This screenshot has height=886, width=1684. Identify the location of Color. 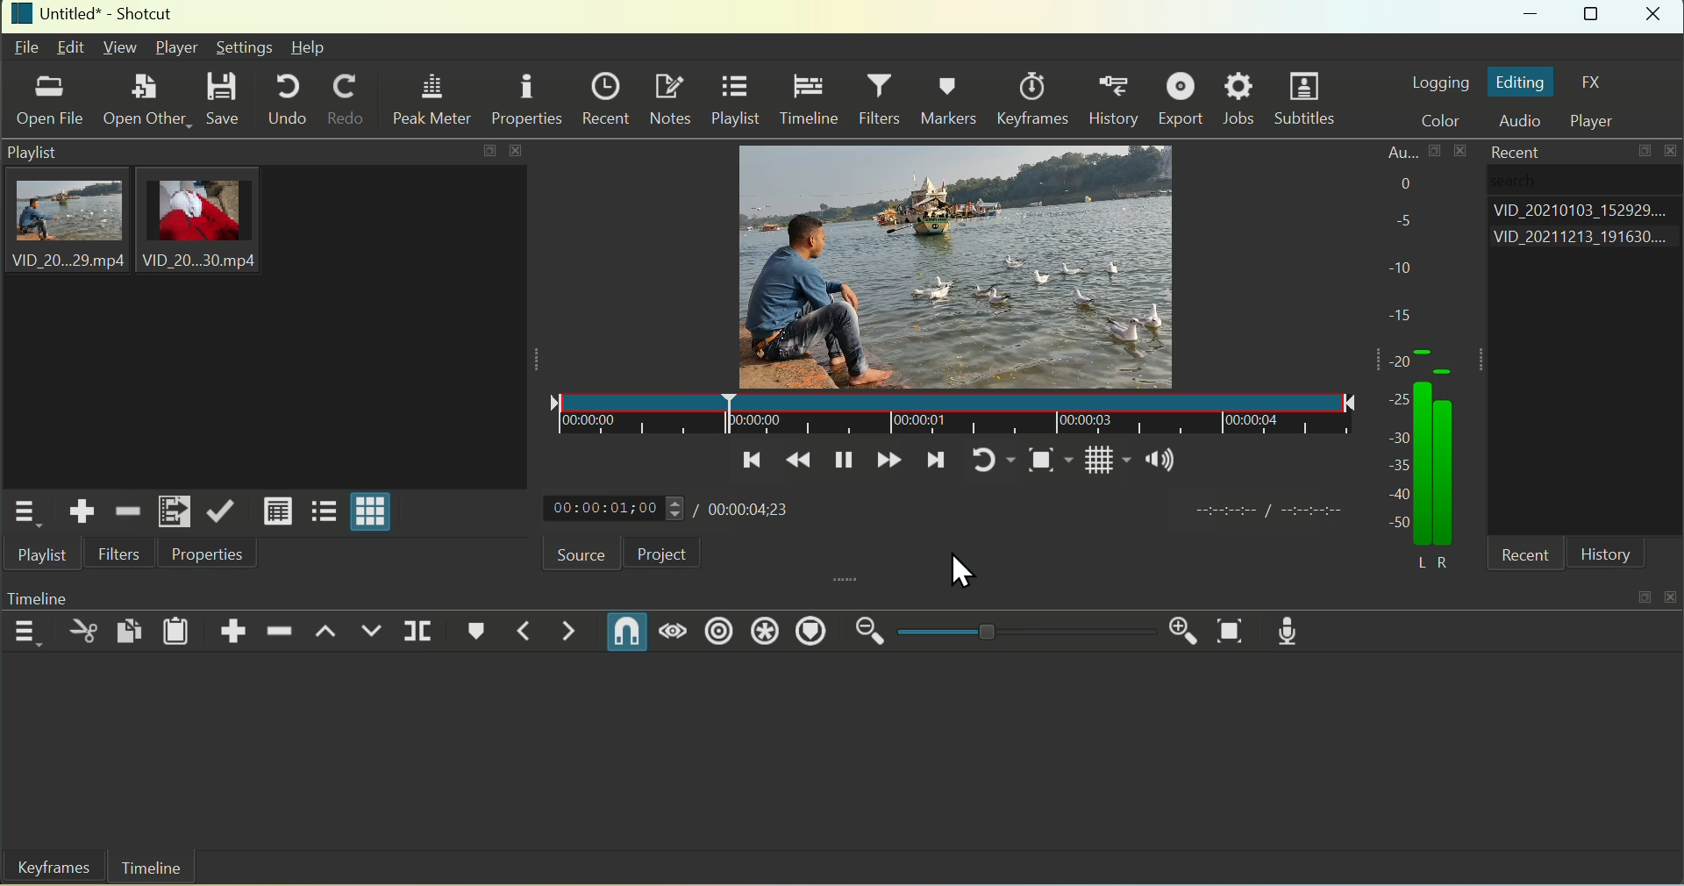
(1449, 121).